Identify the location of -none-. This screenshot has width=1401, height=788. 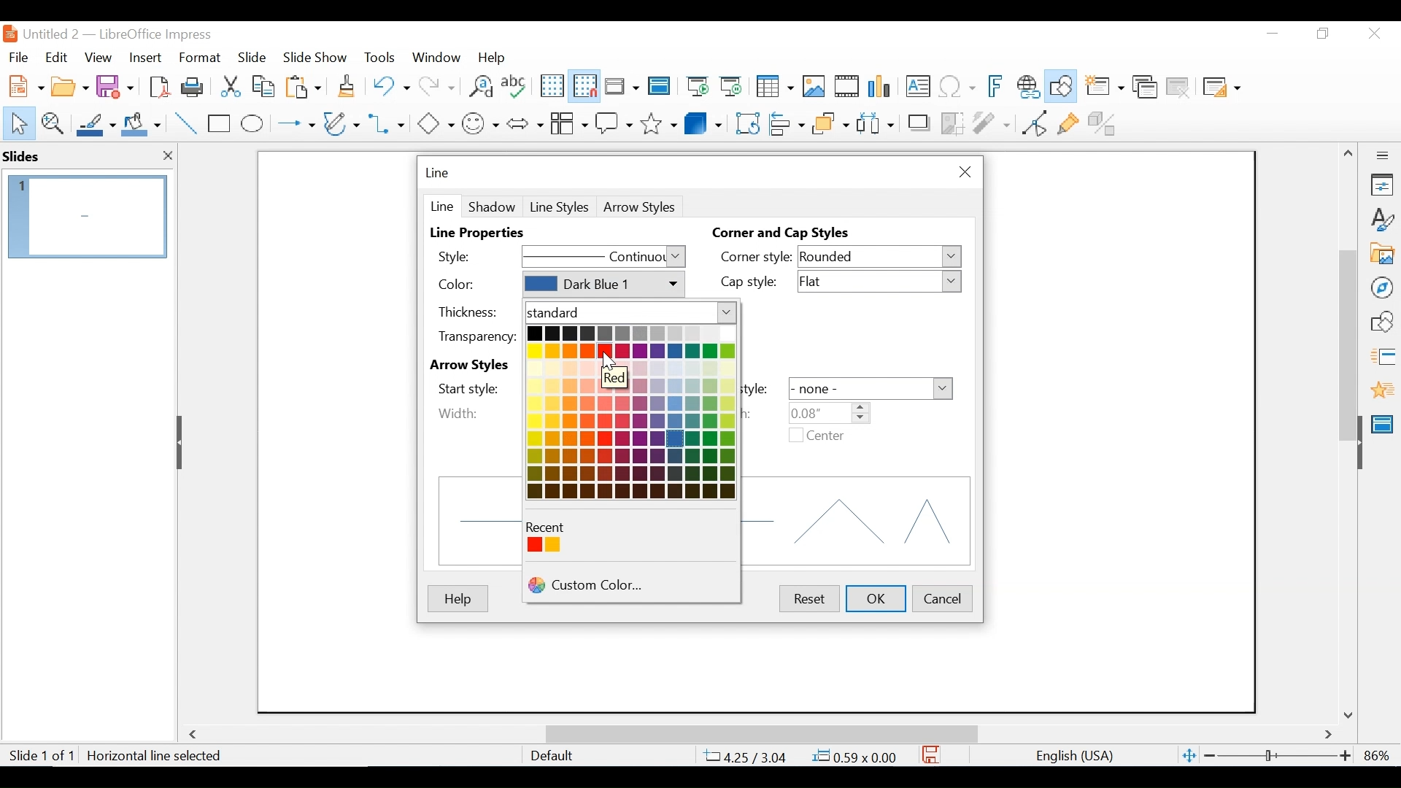
(871, 388).